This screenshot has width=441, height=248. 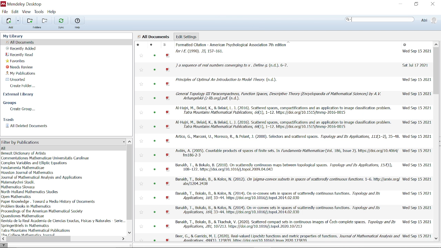 What do you see at coordinates (18, 21) in the screenshot?
I see `Add files options` at bounding box center [18, 21].